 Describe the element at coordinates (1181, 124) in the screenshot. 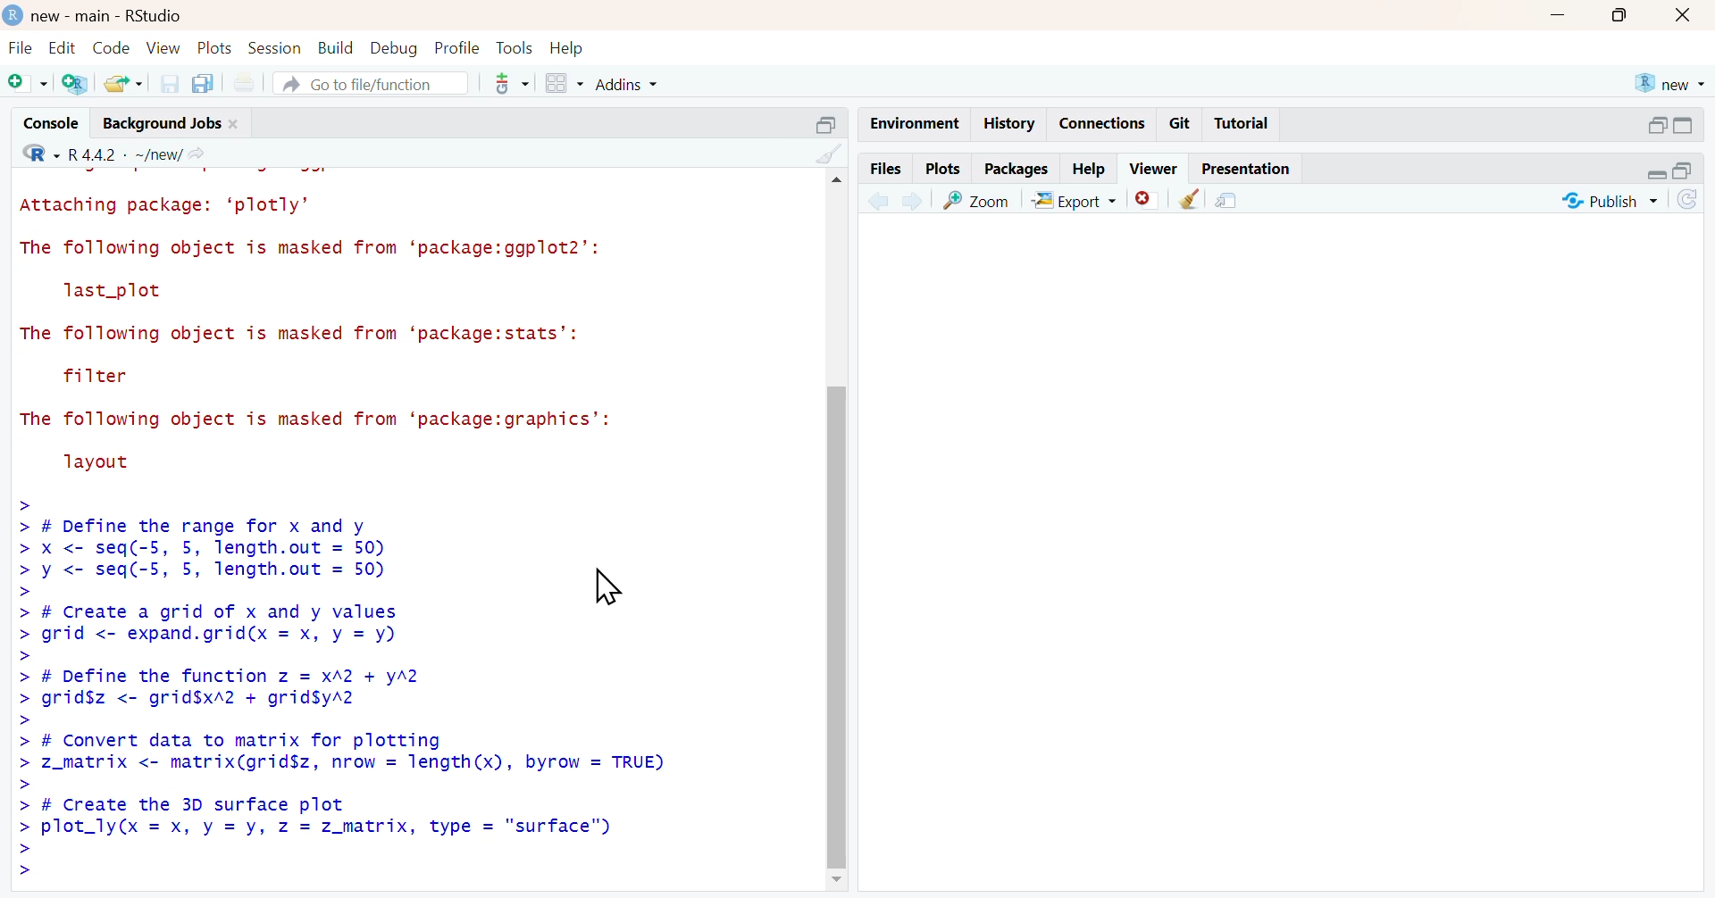

I see `git` at that location.